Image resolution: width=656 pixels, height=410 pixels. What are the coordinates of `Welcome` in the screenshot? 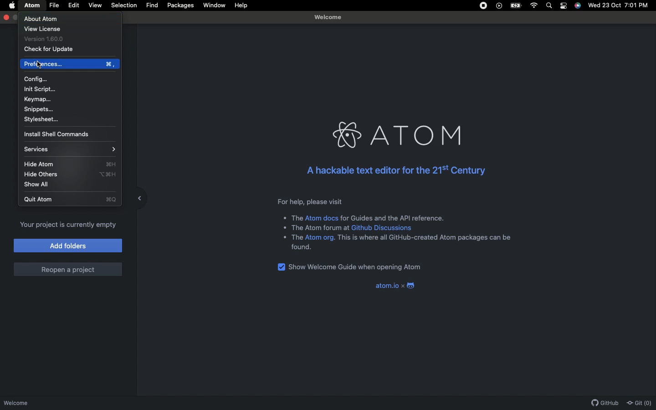 It's located at (16, 404).